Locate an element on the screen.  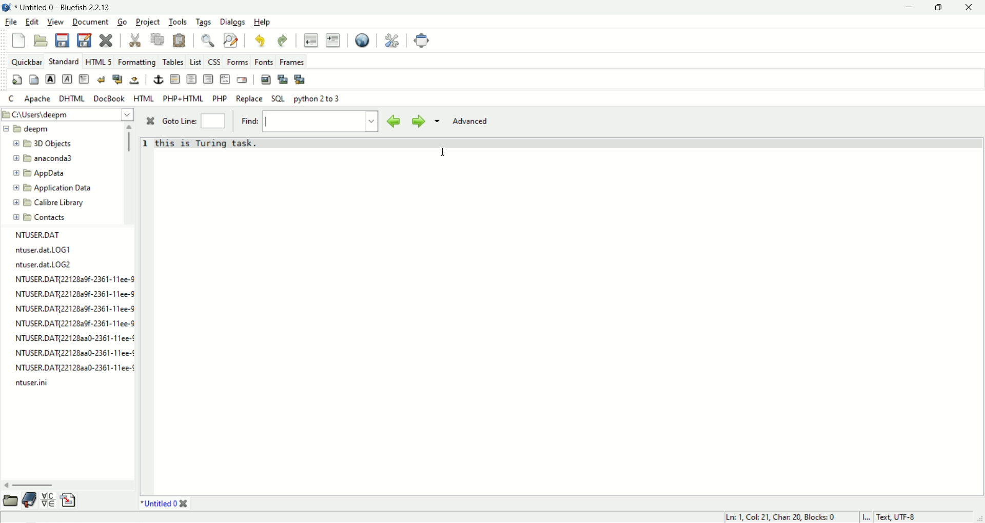
document is located at coordinates (90, 21).